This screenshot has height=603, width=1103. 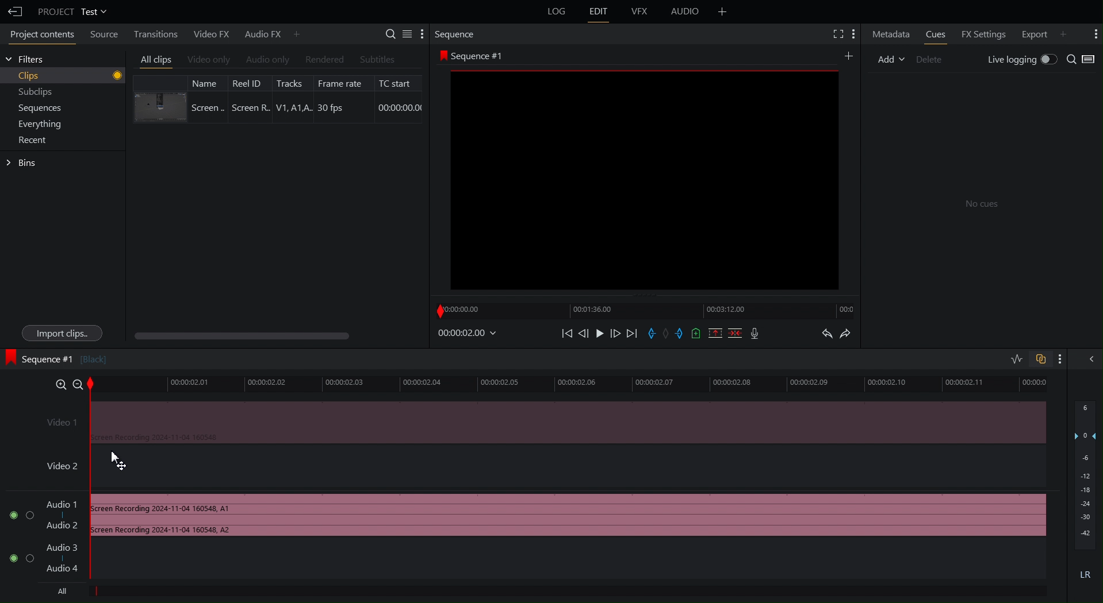 I want to click on Hide, so click(x=1089, y=360).